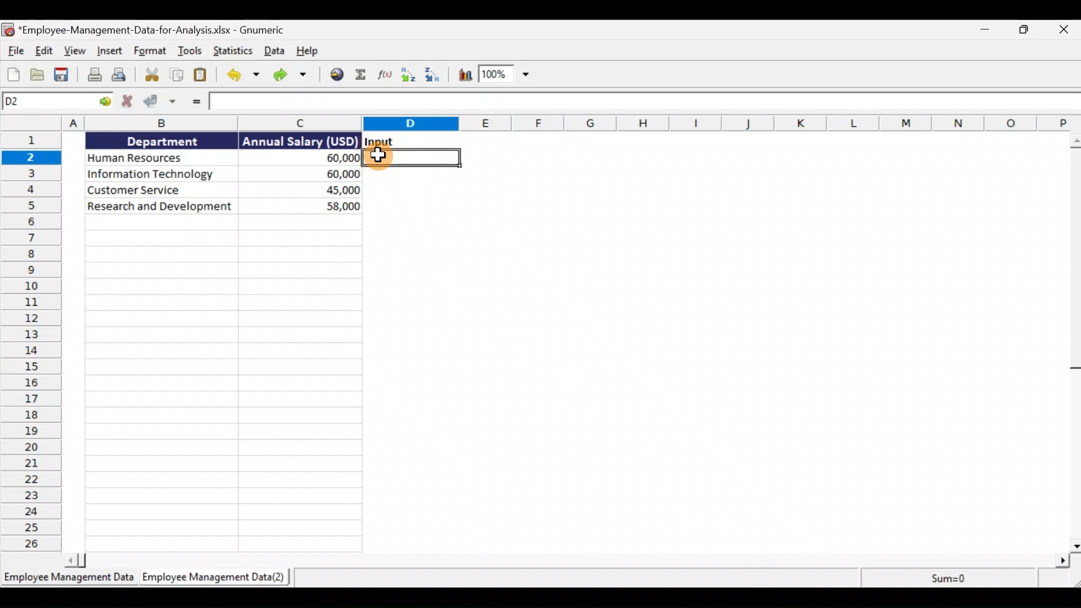 This screenshot has width=1081, height=608. What do you see at coordinates (10, 73) in the screenshot?
I see `Create a new workbook` at bounding box center [10, 73].